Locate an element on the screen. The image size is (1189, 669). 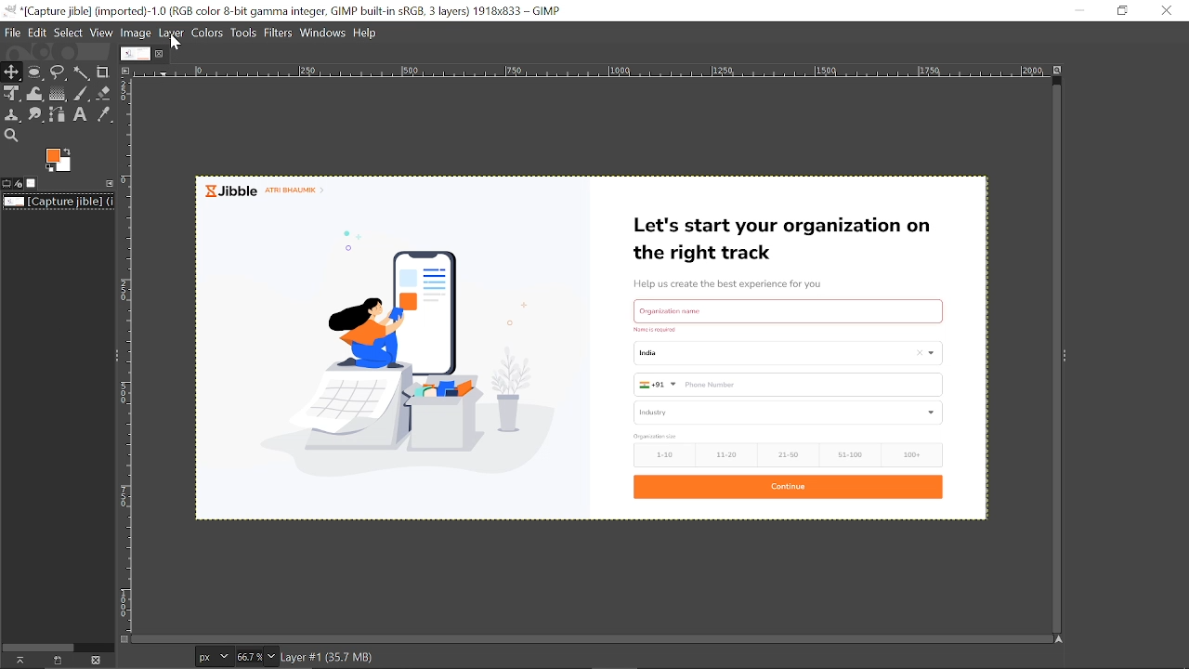
Current window is located at coordinates (294, 10).